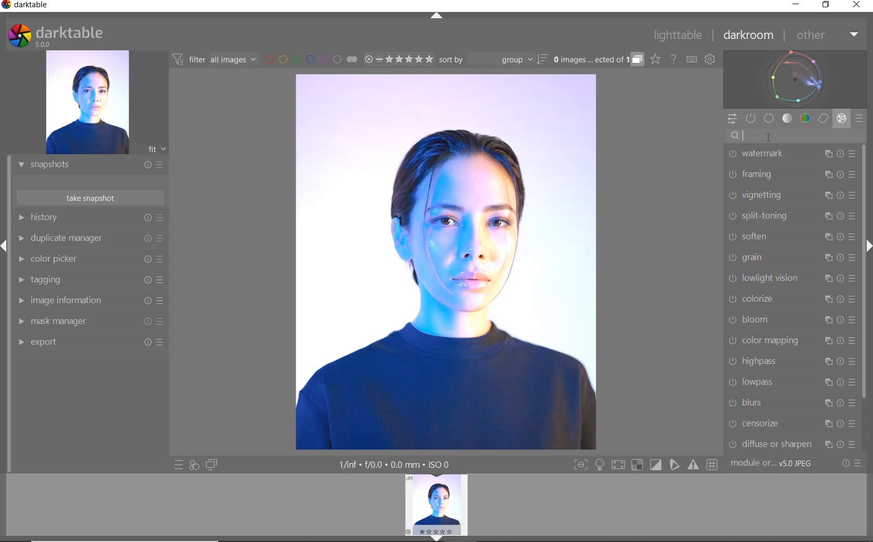 This screenshot has height=542, width=873. Describe the element at coordinates (805, 118) in the screenshot. I see `COLOR` at that location.